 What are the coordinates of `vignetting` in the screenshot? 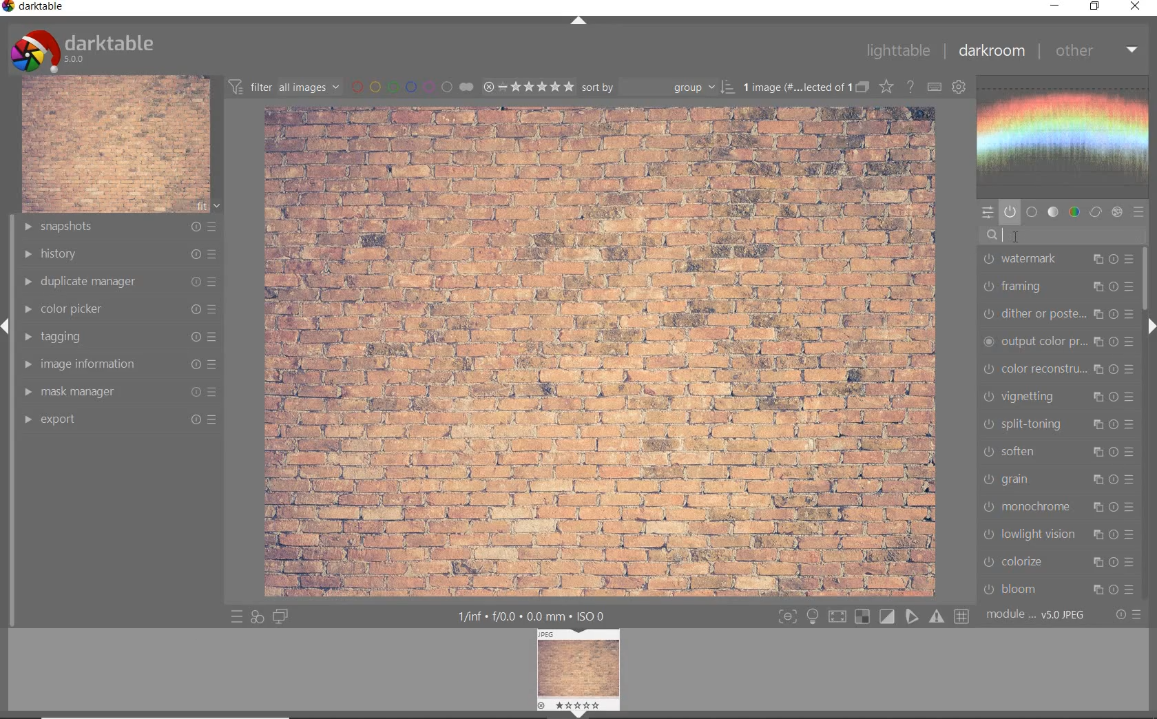 It's located at (1059, 397).